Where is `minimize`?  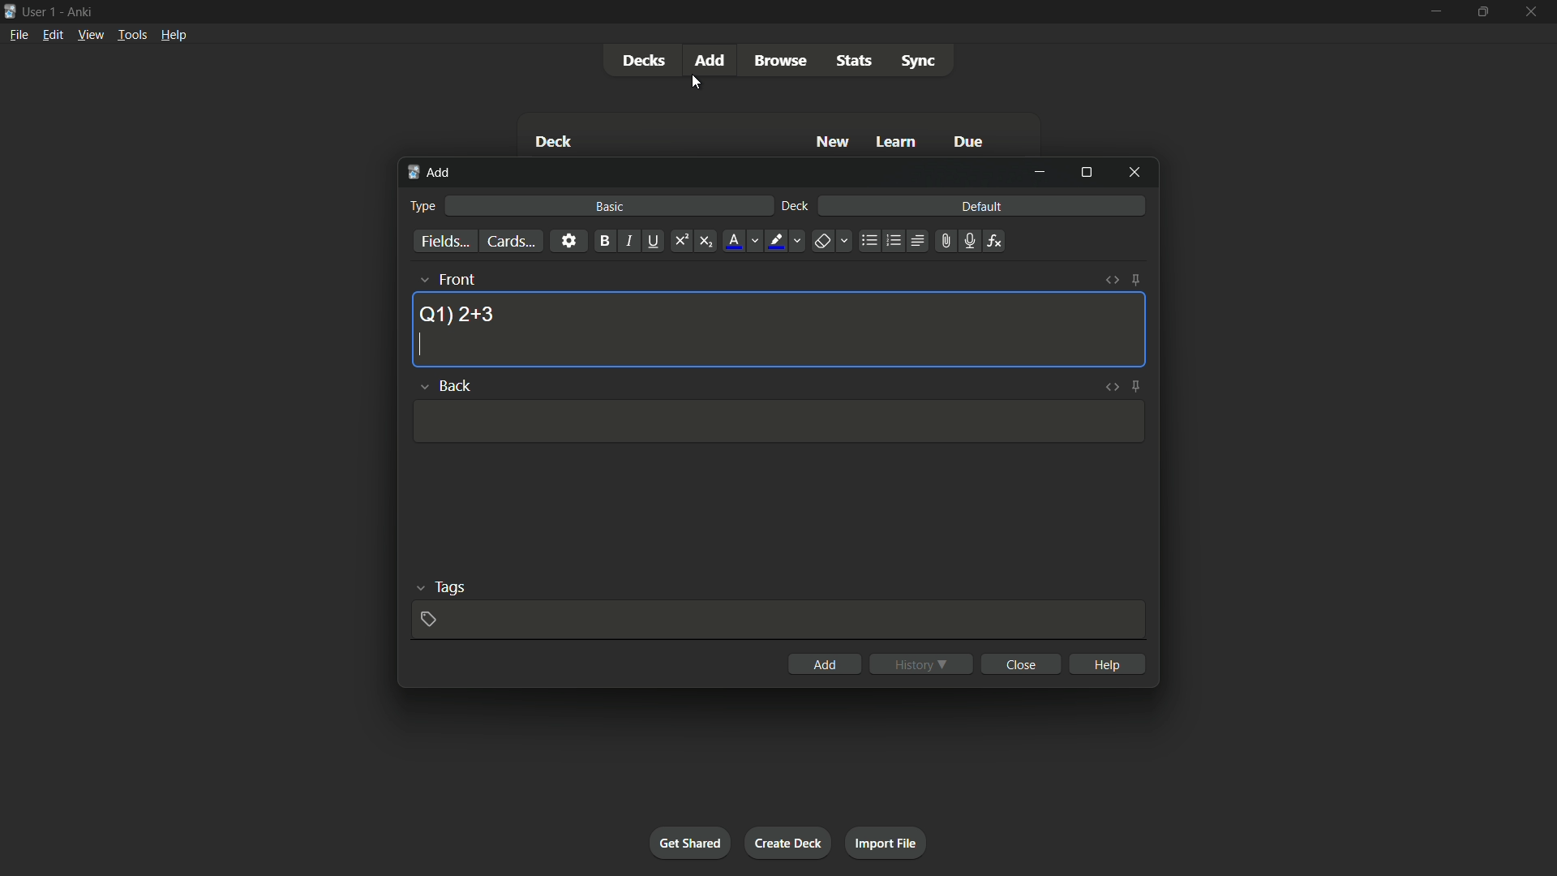 minimize is located at coordinates (1435, 11).